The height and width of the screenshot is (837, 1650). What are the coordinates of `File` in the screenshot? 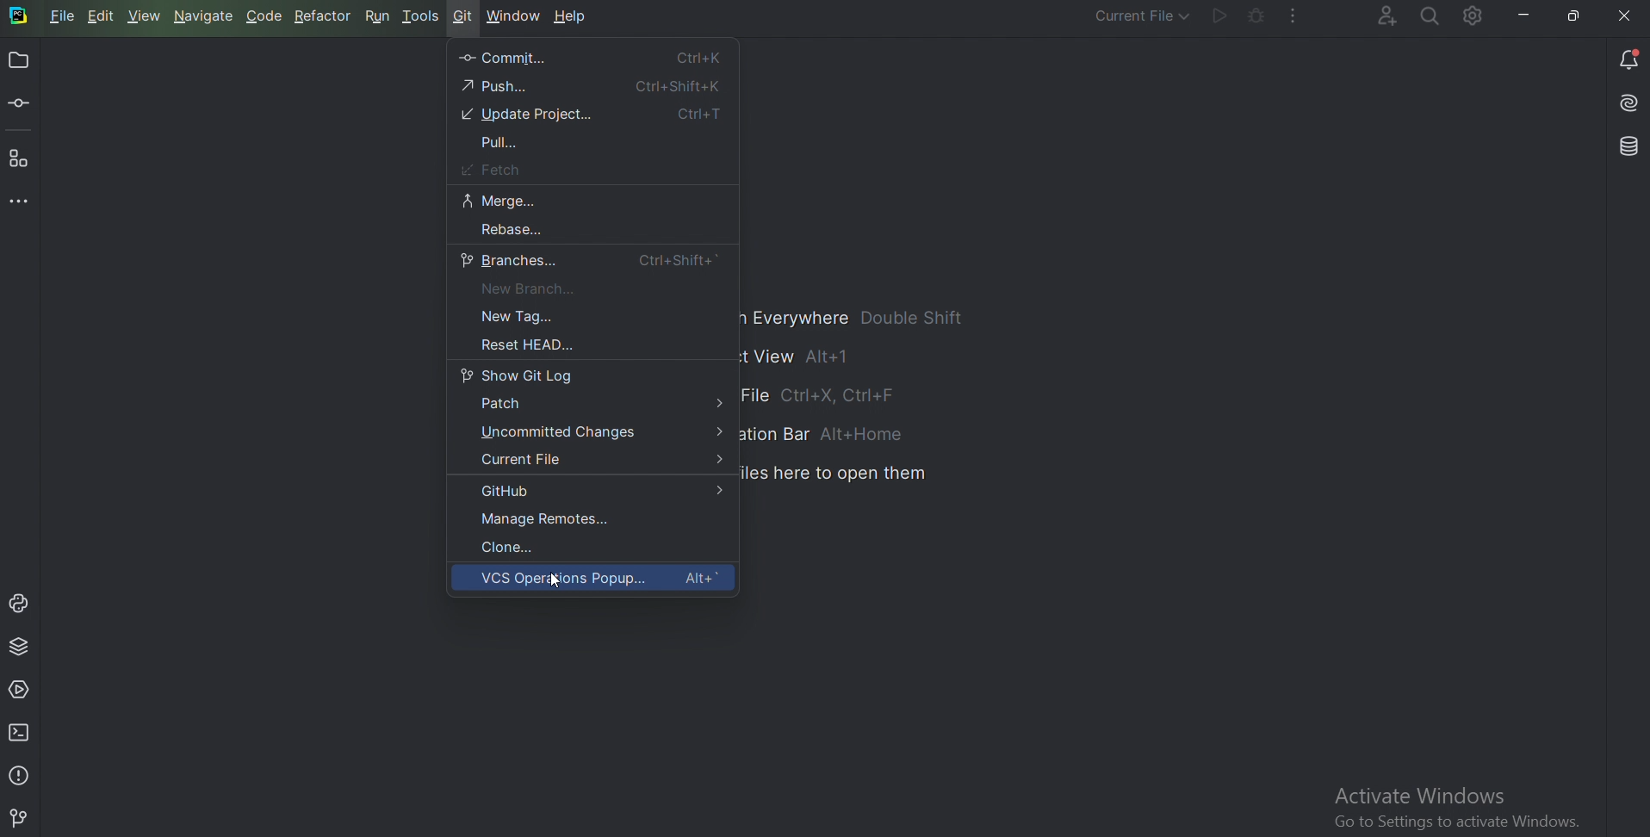 It's located at (63, 16).